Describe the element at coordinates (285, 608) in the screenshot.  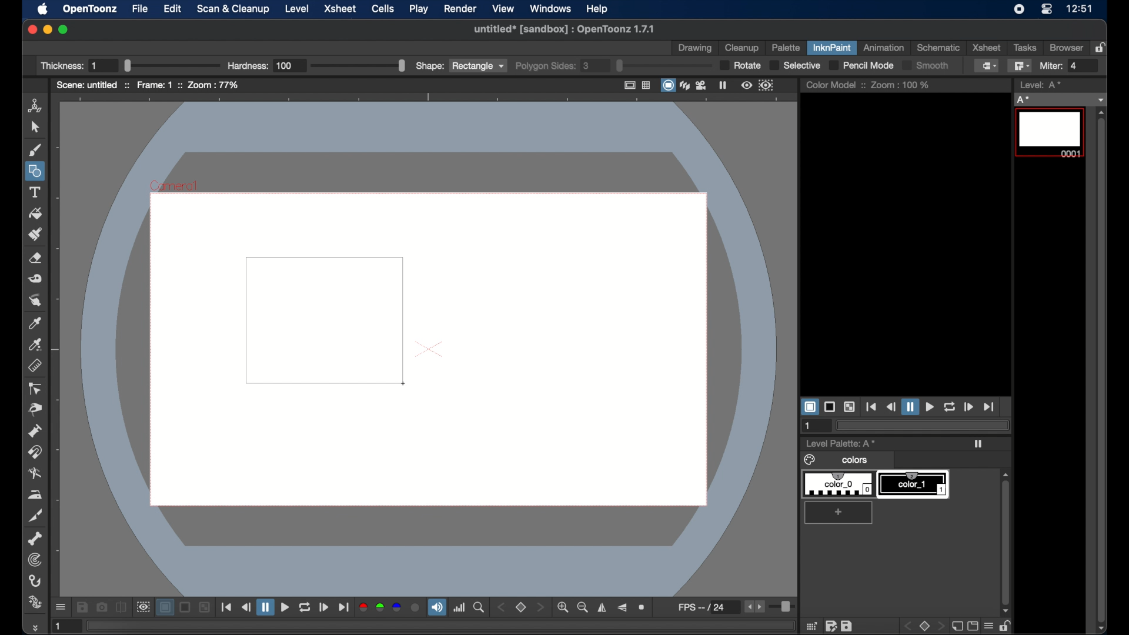
I see `play button` at that location.